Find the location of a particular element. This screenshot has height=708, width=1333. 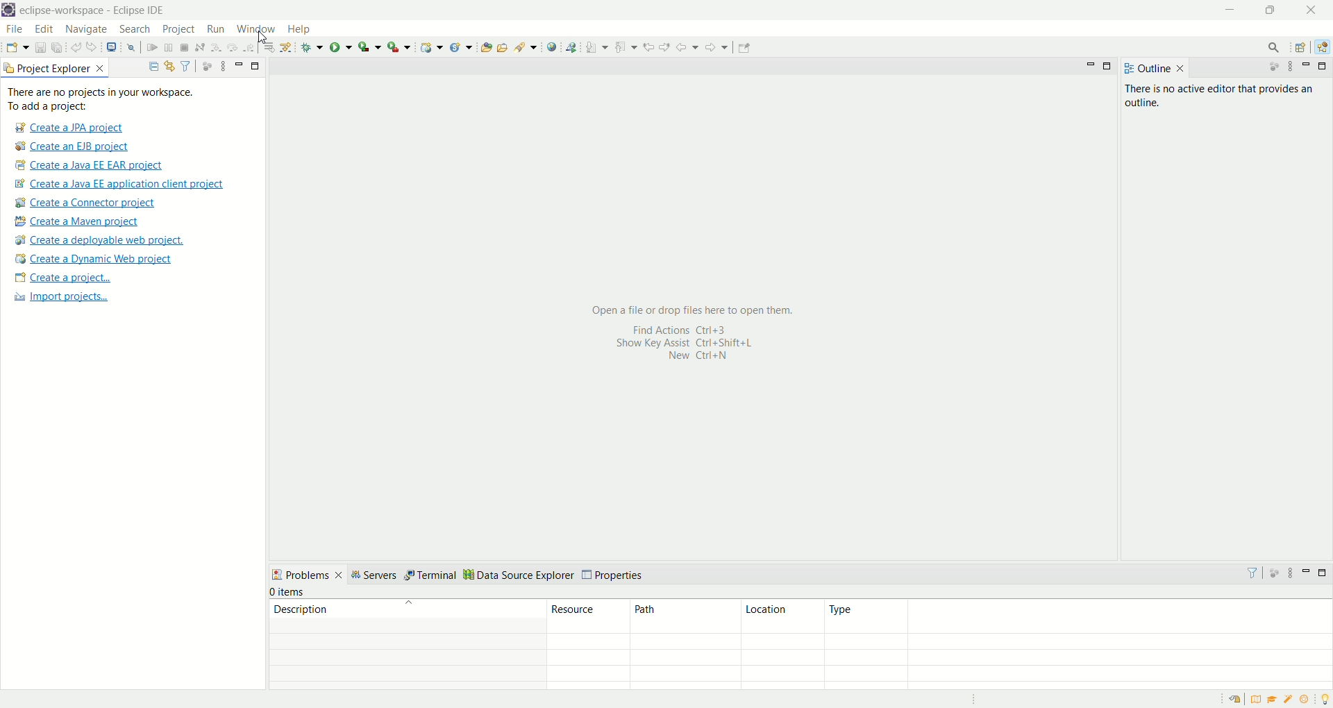

maximize is located at coordinates (256, 65).